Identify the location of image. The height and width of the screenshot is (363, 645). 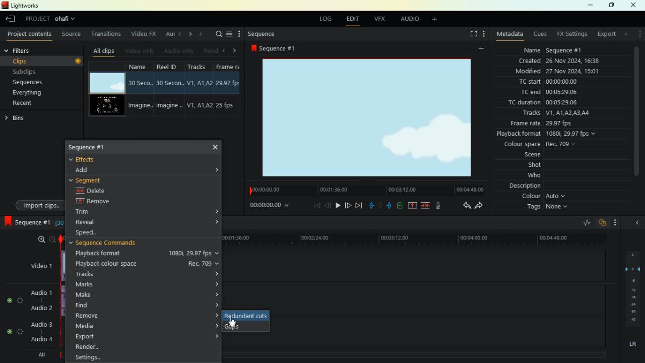
(370, 117).